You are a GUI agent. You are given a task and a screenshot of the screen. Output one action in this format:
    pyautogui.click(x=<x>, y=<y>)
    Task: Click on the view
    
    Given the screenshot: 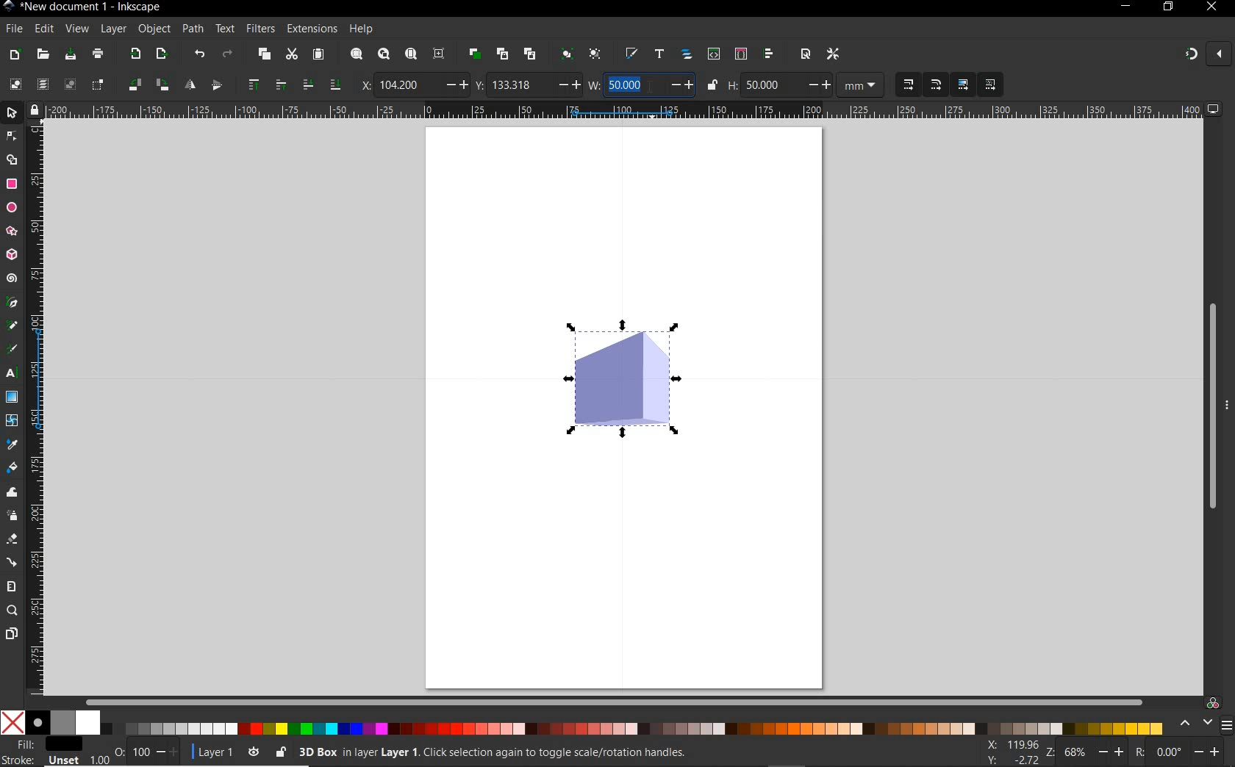 What is the action you would take?
    pyautogui.click(x=76, y=29)
    